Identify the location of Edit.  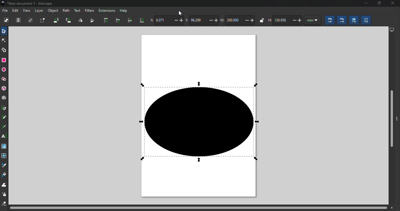
(16, 10).